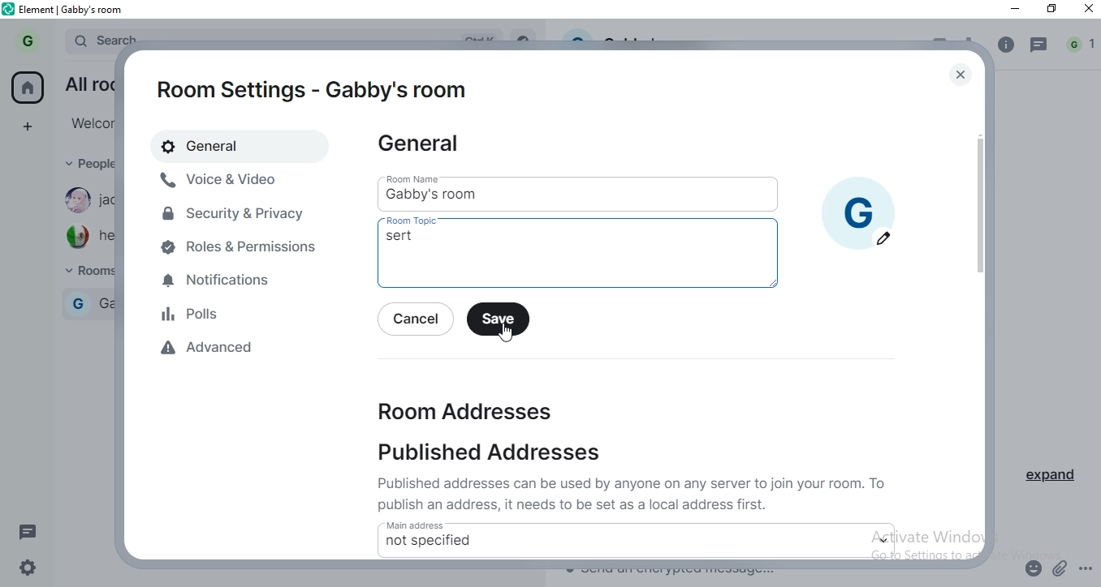 The image size is (1101, 587). Describe the element at coordinates (86, 165) in the screenshot. I see `people` at that location.